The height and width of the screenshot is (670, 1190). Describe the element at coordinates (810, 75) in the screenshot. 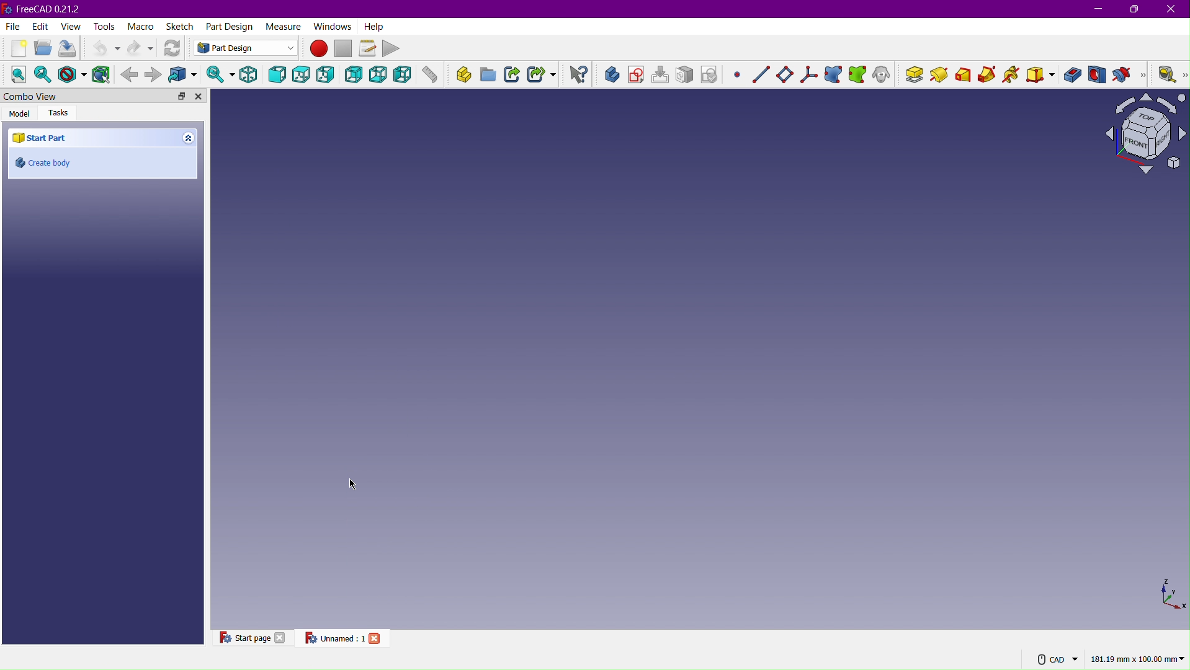

I see `Create a local coordinate system` at that location.